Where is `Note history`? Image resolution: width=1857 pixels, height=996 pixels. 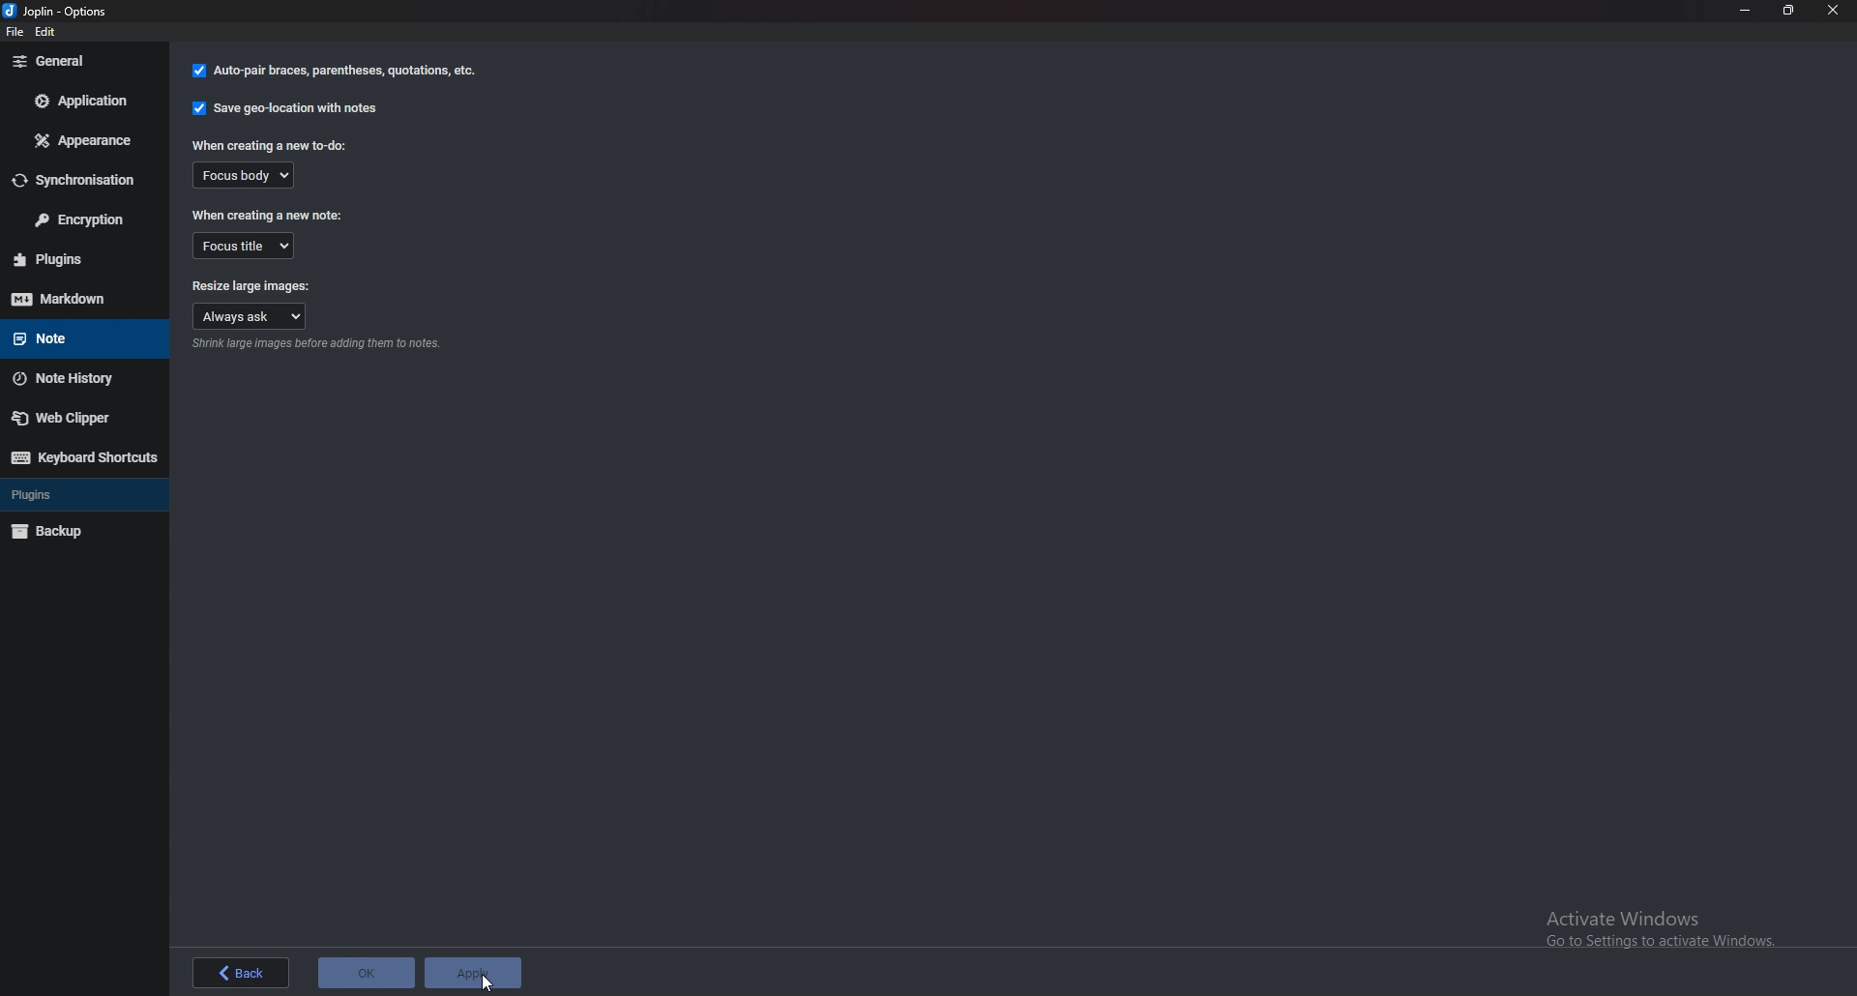
Note history is located at coordinates (75, 378).